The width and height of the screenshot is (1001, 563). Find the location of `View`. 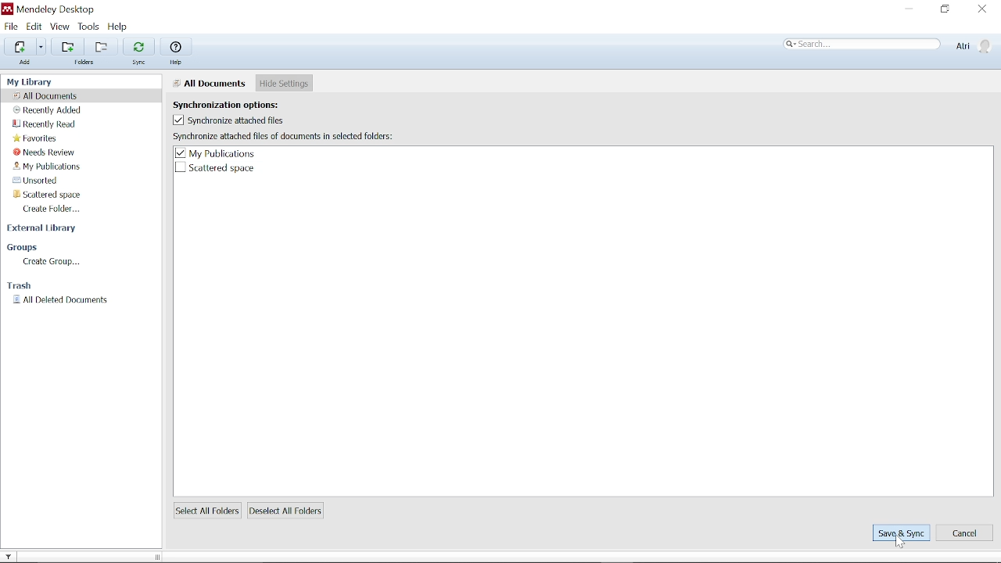

View is located at coordinates (61, 27).